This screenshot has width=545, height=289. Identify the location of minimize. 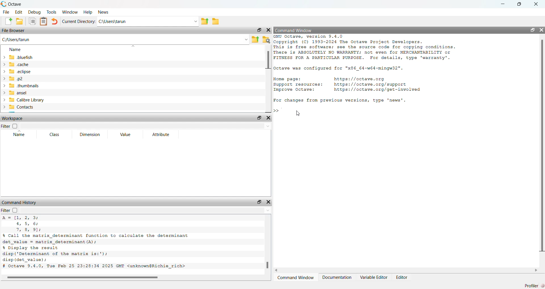
(502, 5).